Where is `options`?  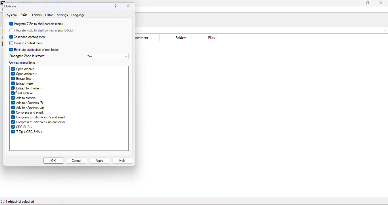
options is located at coordinates (11, 6).